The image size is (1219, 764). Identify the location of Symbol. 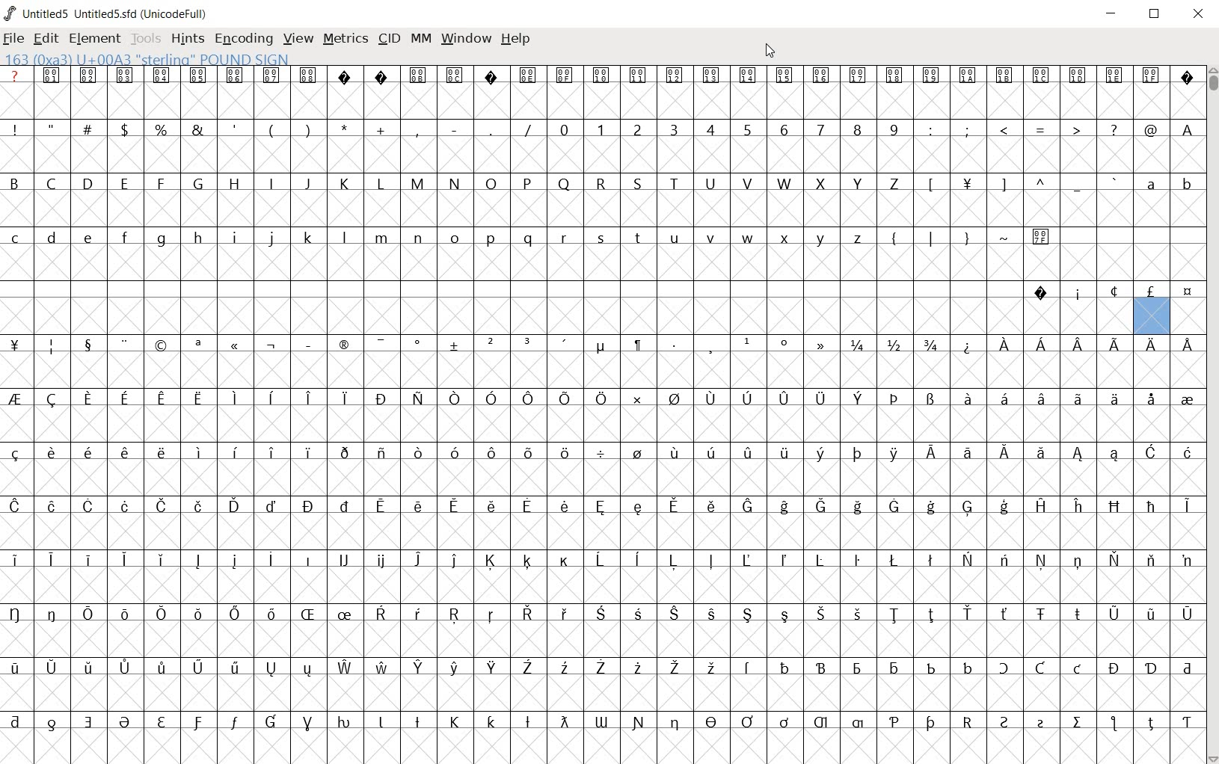
(1114, 506).